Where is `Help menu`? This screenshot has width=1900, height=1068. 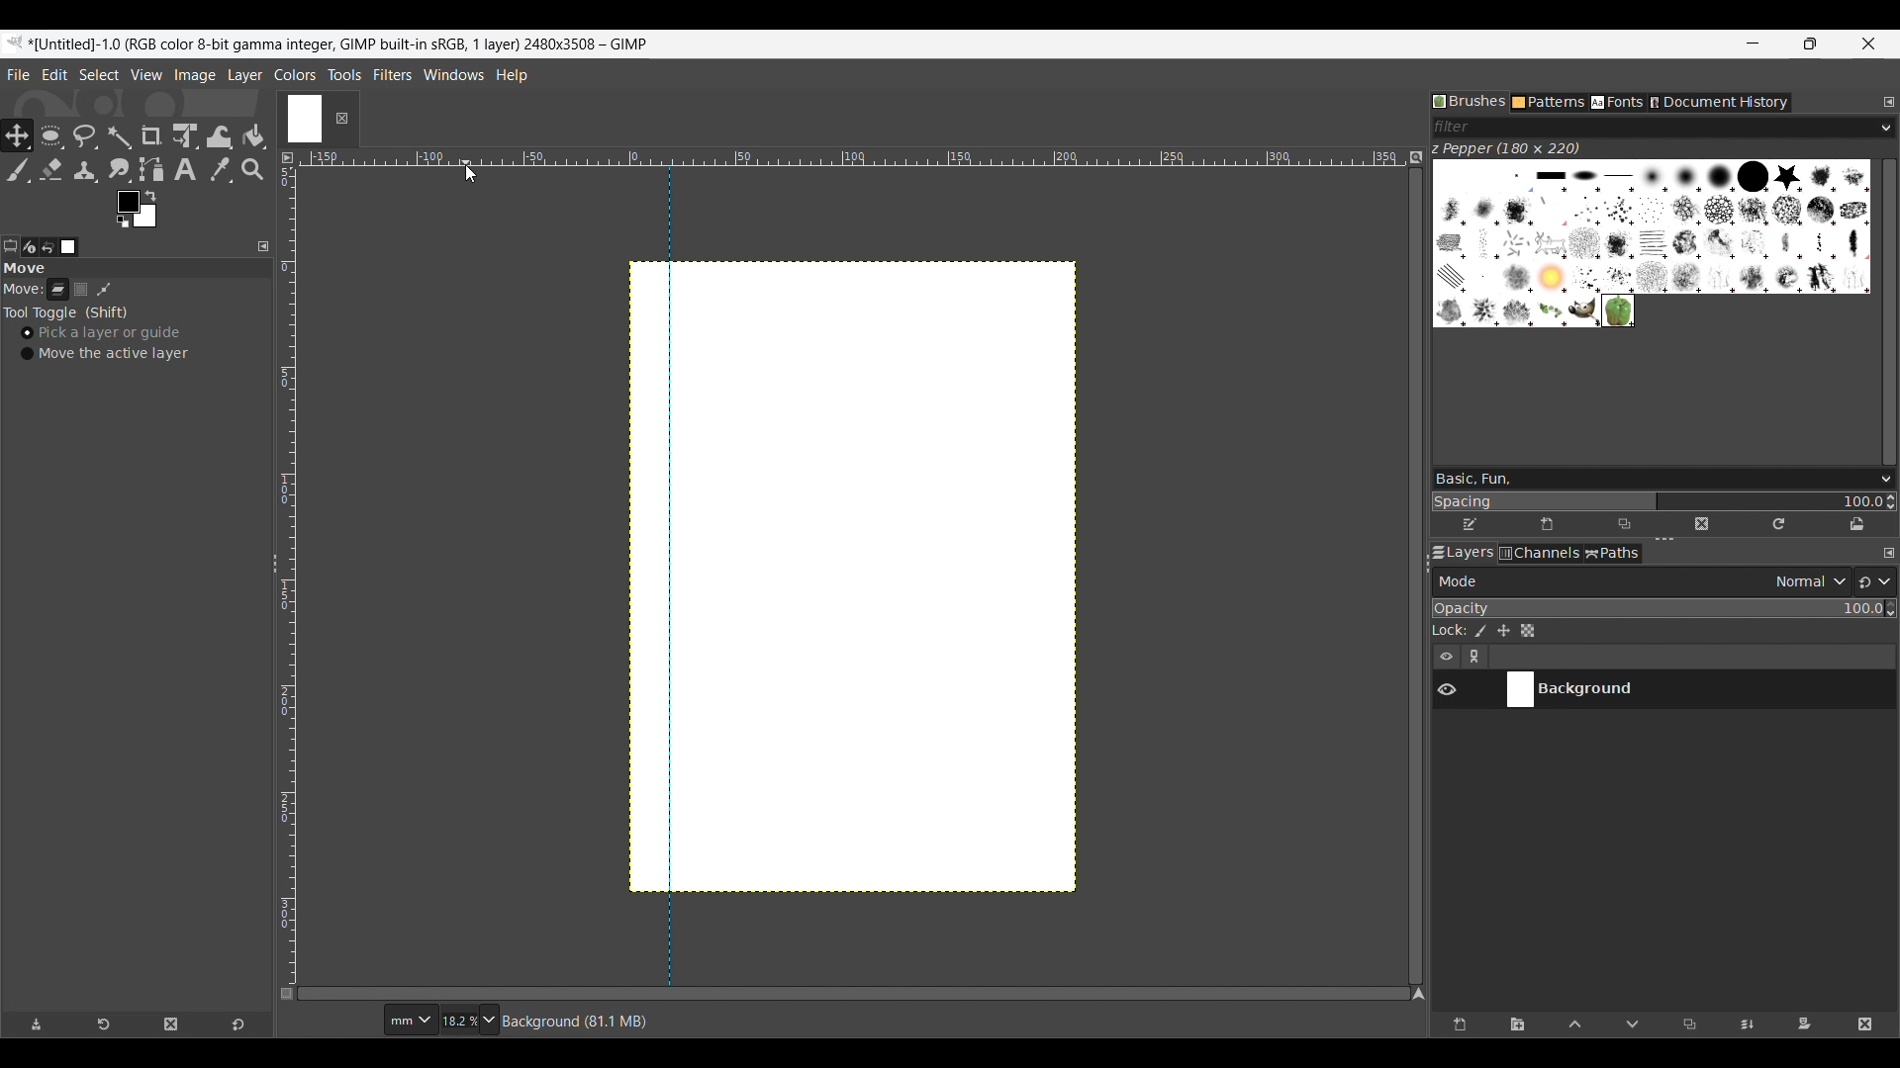 Help menu is located at coordinates (511, 74).